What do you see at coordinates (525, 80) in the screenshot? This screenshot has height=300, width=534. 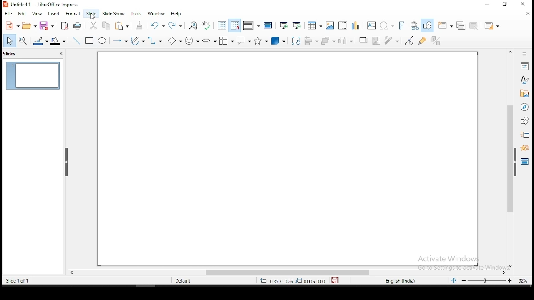 I see `styles` at bounding box center [525, 80].